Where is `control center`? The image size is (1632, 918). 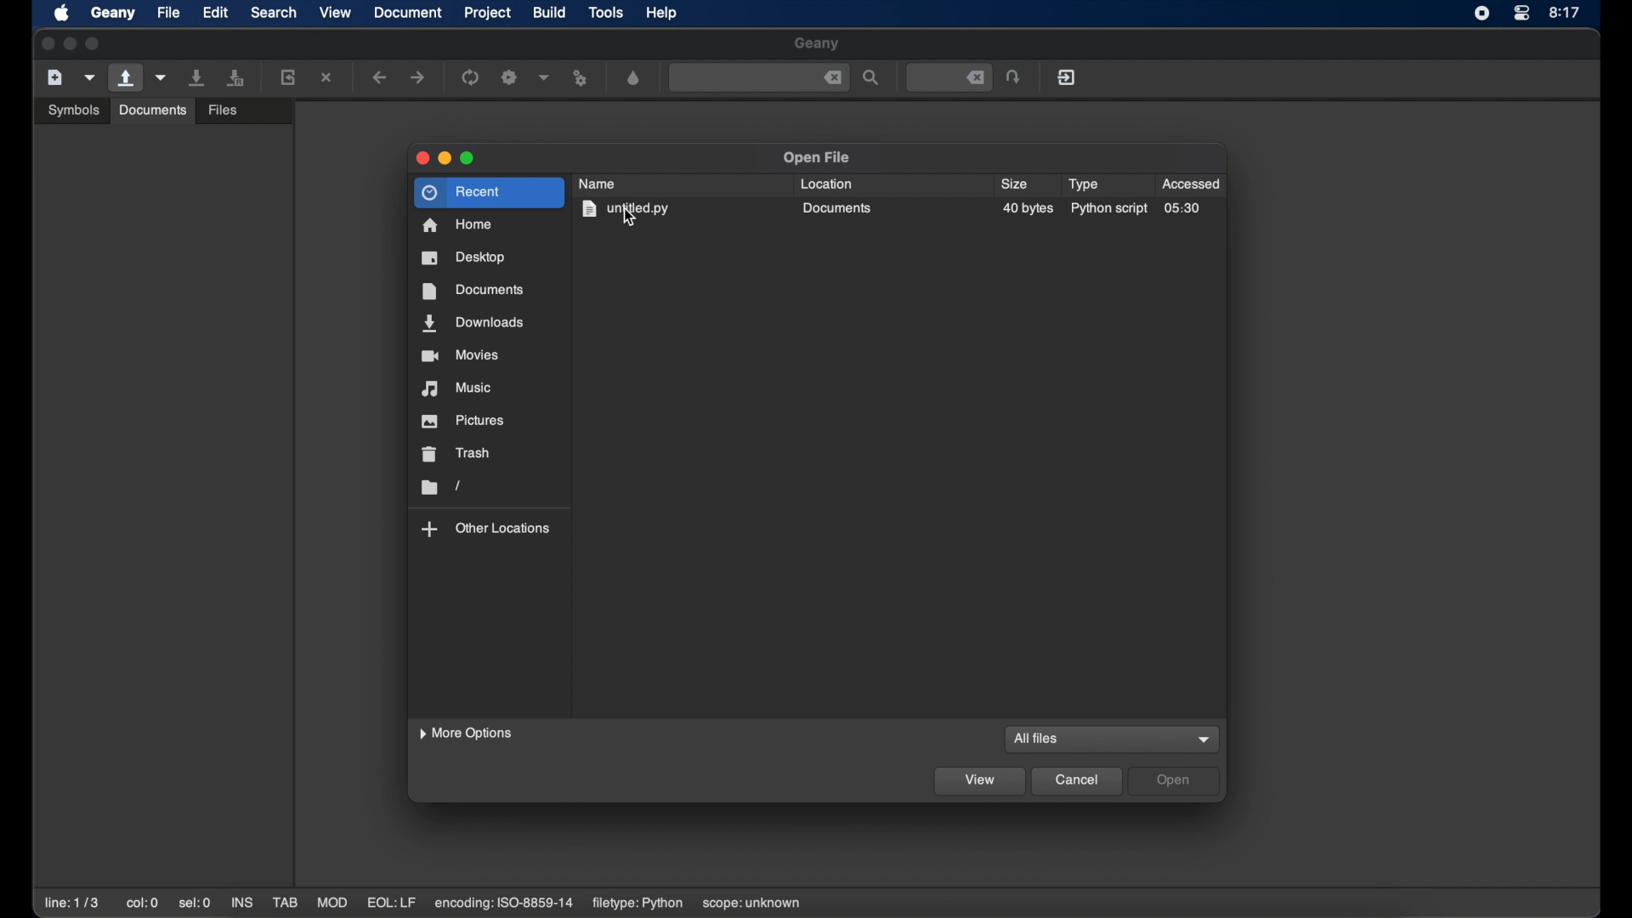
control center is located at coordinates (1521, 14).